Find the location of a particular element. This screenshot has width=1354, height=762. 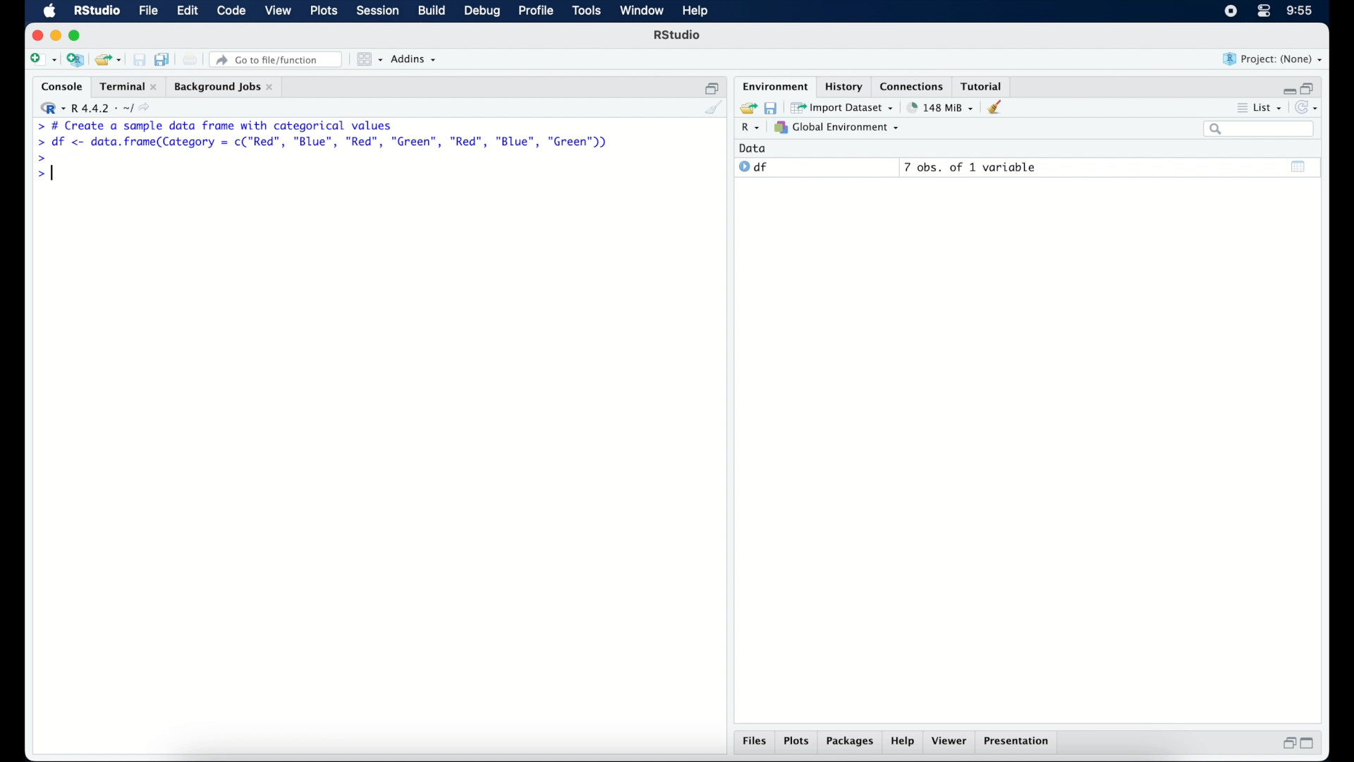

Go to file/ function is located at coordinates (279, 59).